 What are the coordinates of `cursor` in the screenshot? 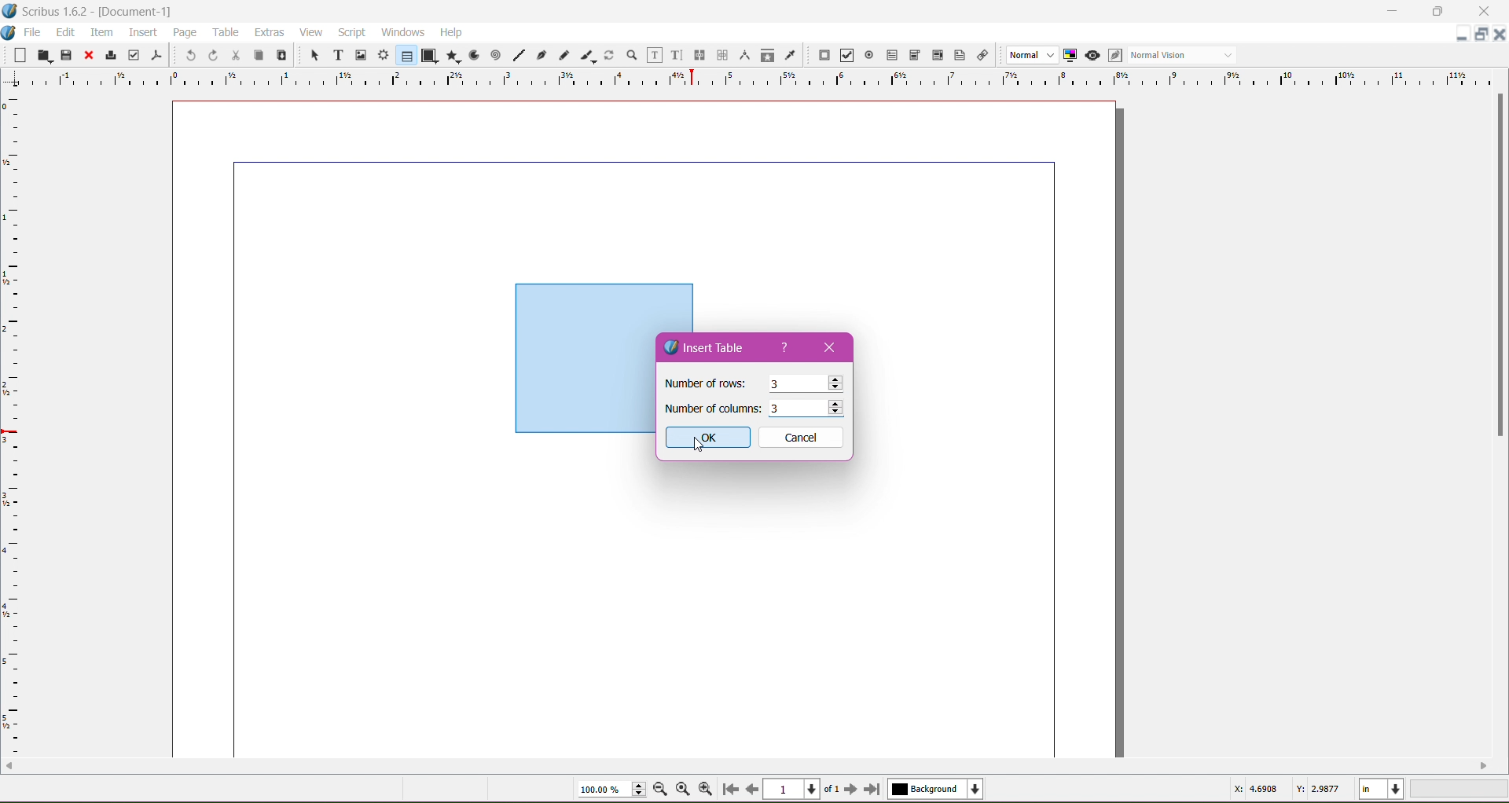 It's located at (833, 385).